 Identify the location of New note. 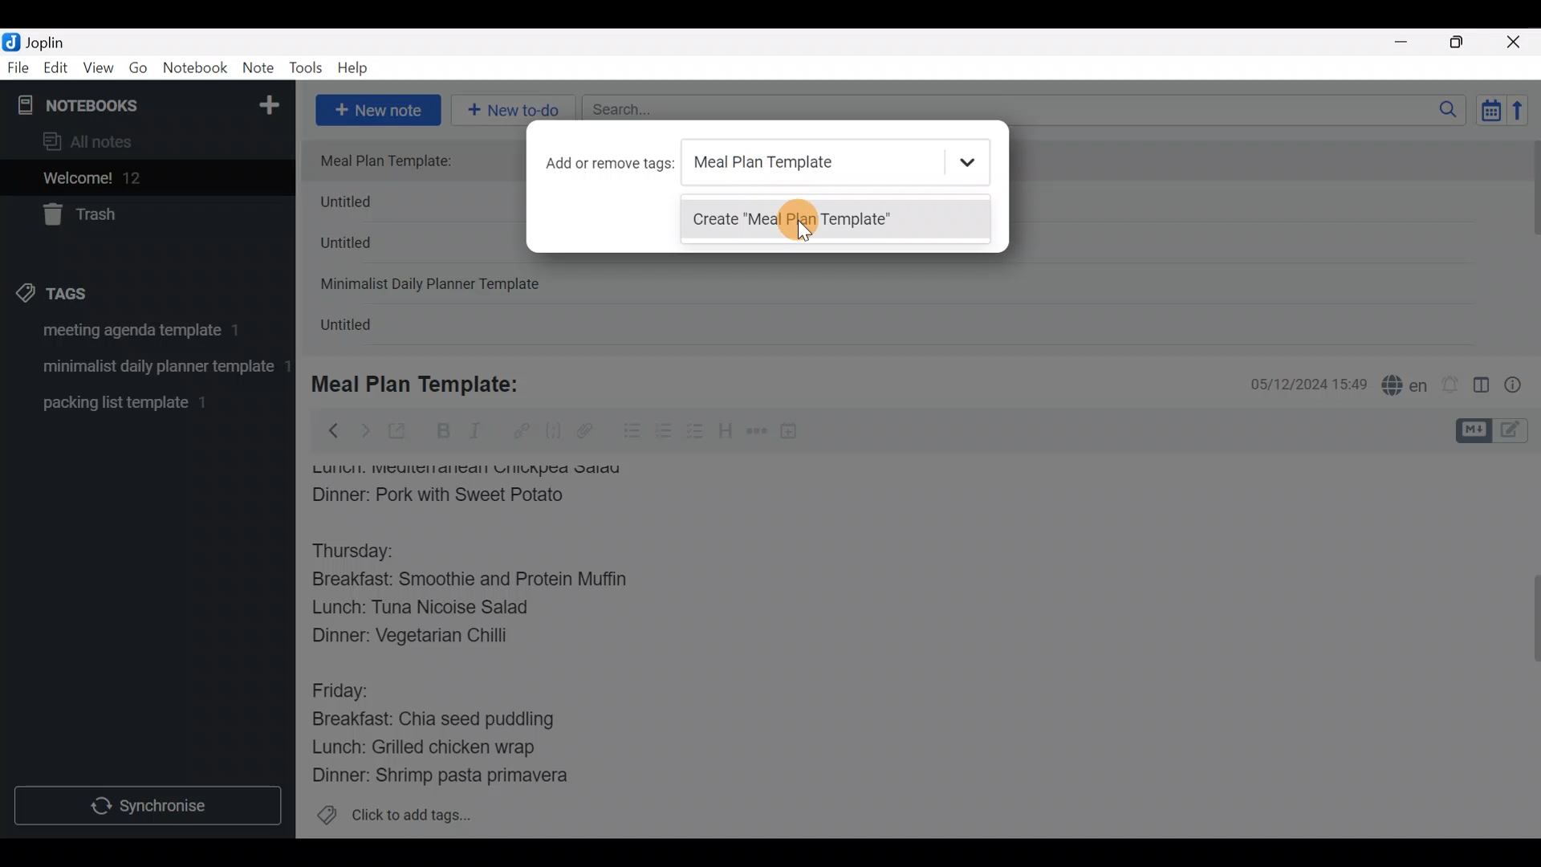
(376, 108).